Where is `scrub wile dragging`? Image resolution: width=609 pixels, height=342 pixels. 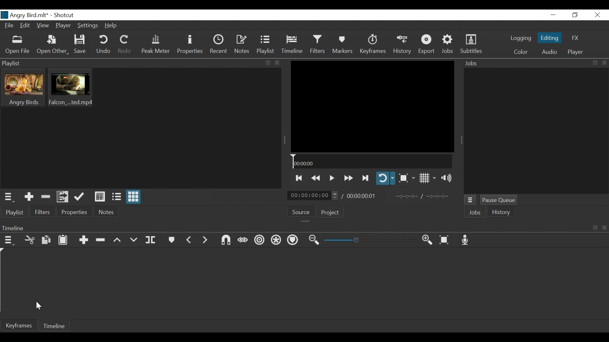
scrub wile dragging is located at coordinates (243, 241).